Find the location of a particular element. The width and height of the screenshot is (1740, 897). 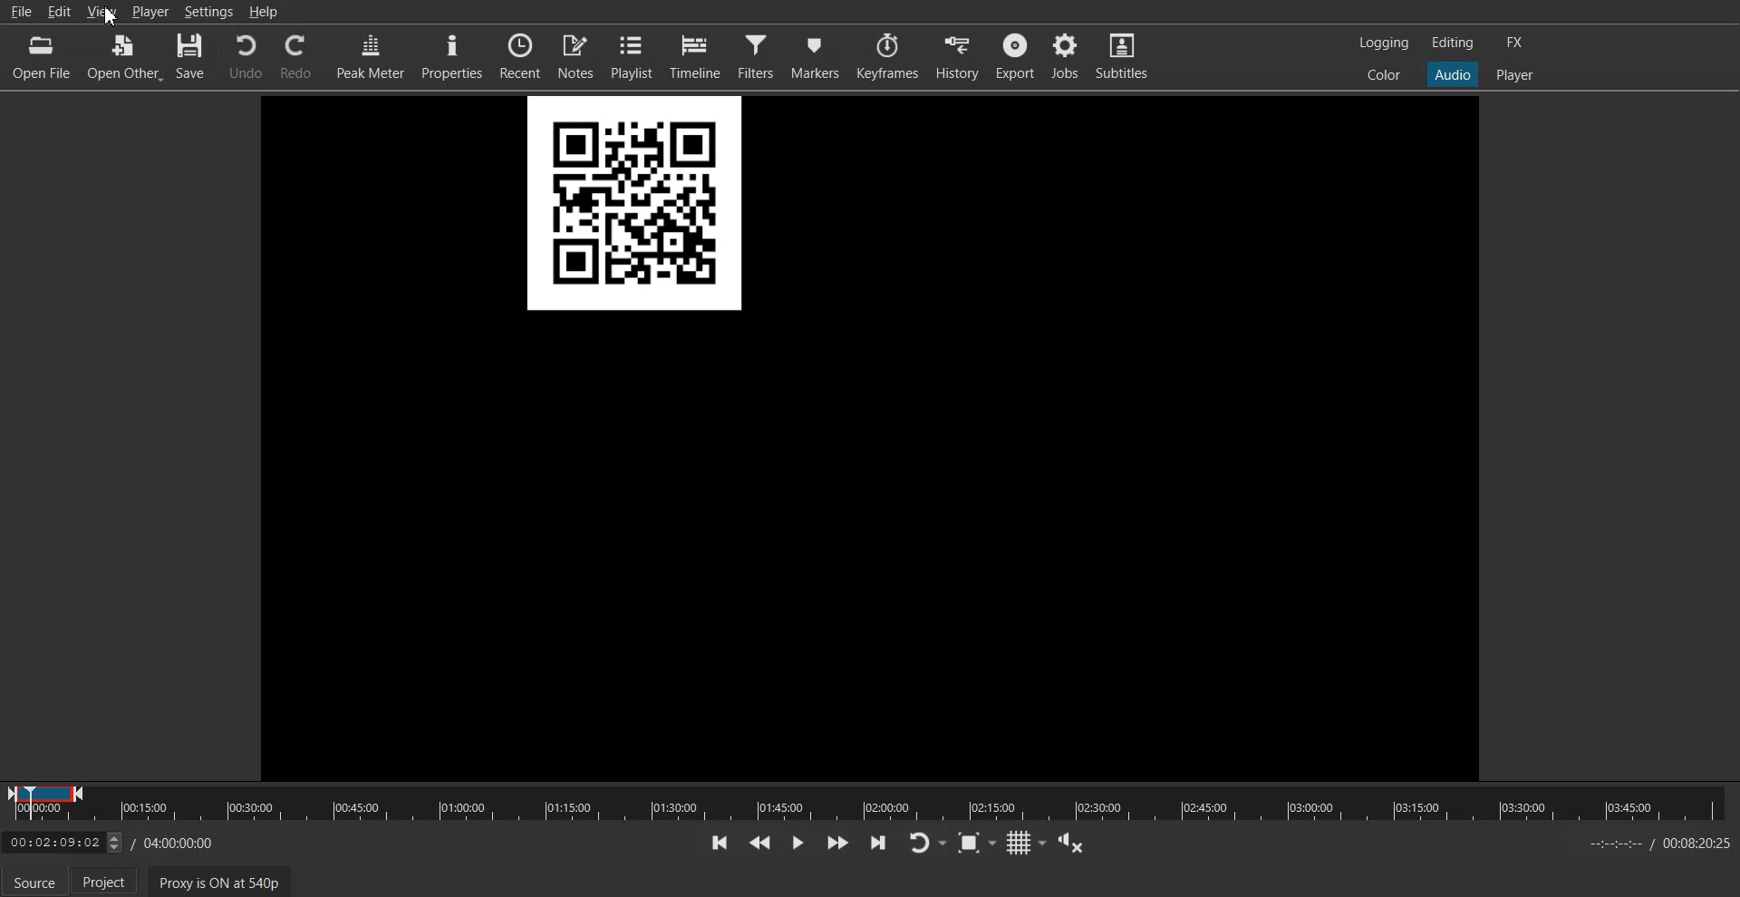

Toggle play or pause is located at coordinates (798, 843).